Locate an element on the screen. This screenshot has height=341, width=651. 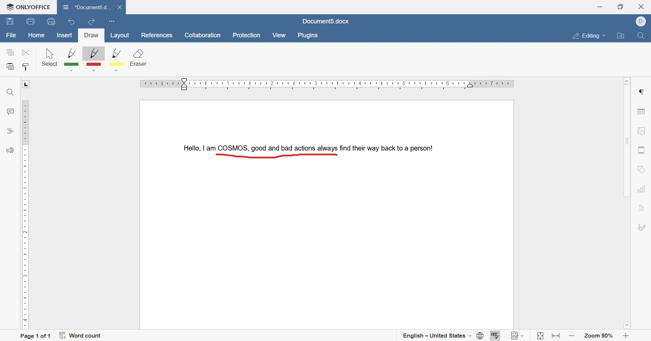
copy is located at coordinates (11, 53).